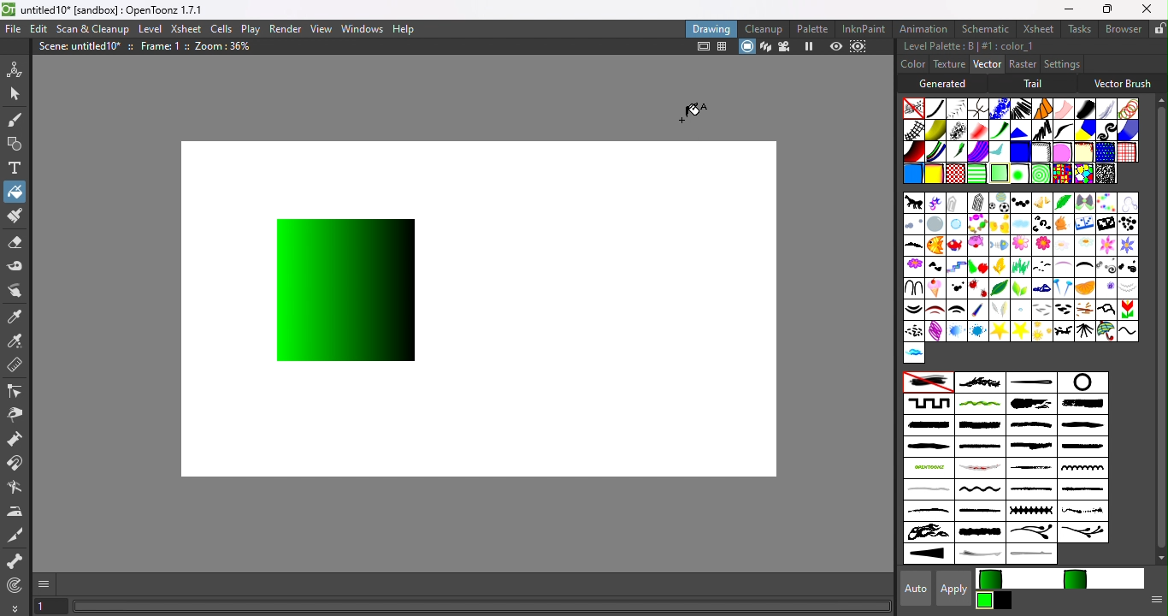  I want to click on medium_brush4, so click(980, 447).